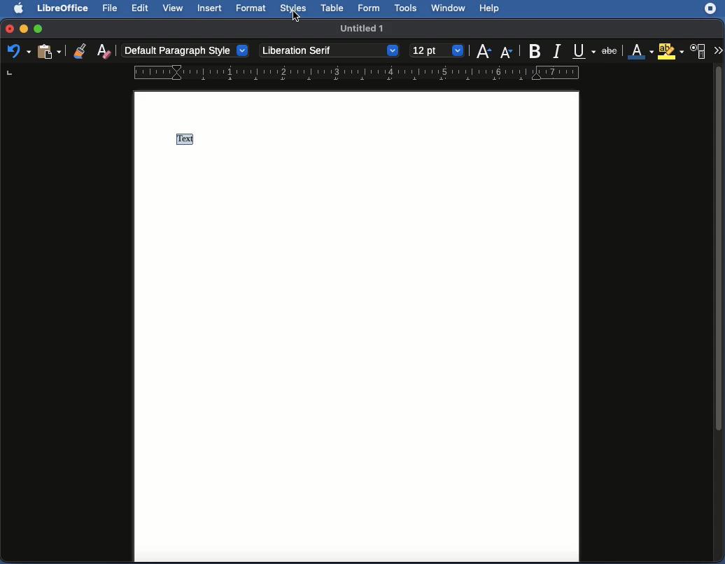 This screenshot has width=725, height=564. What do you see at coordinates (719, 314) in the screenshot?
I see `Scroll` at bounding box center [719, 314].